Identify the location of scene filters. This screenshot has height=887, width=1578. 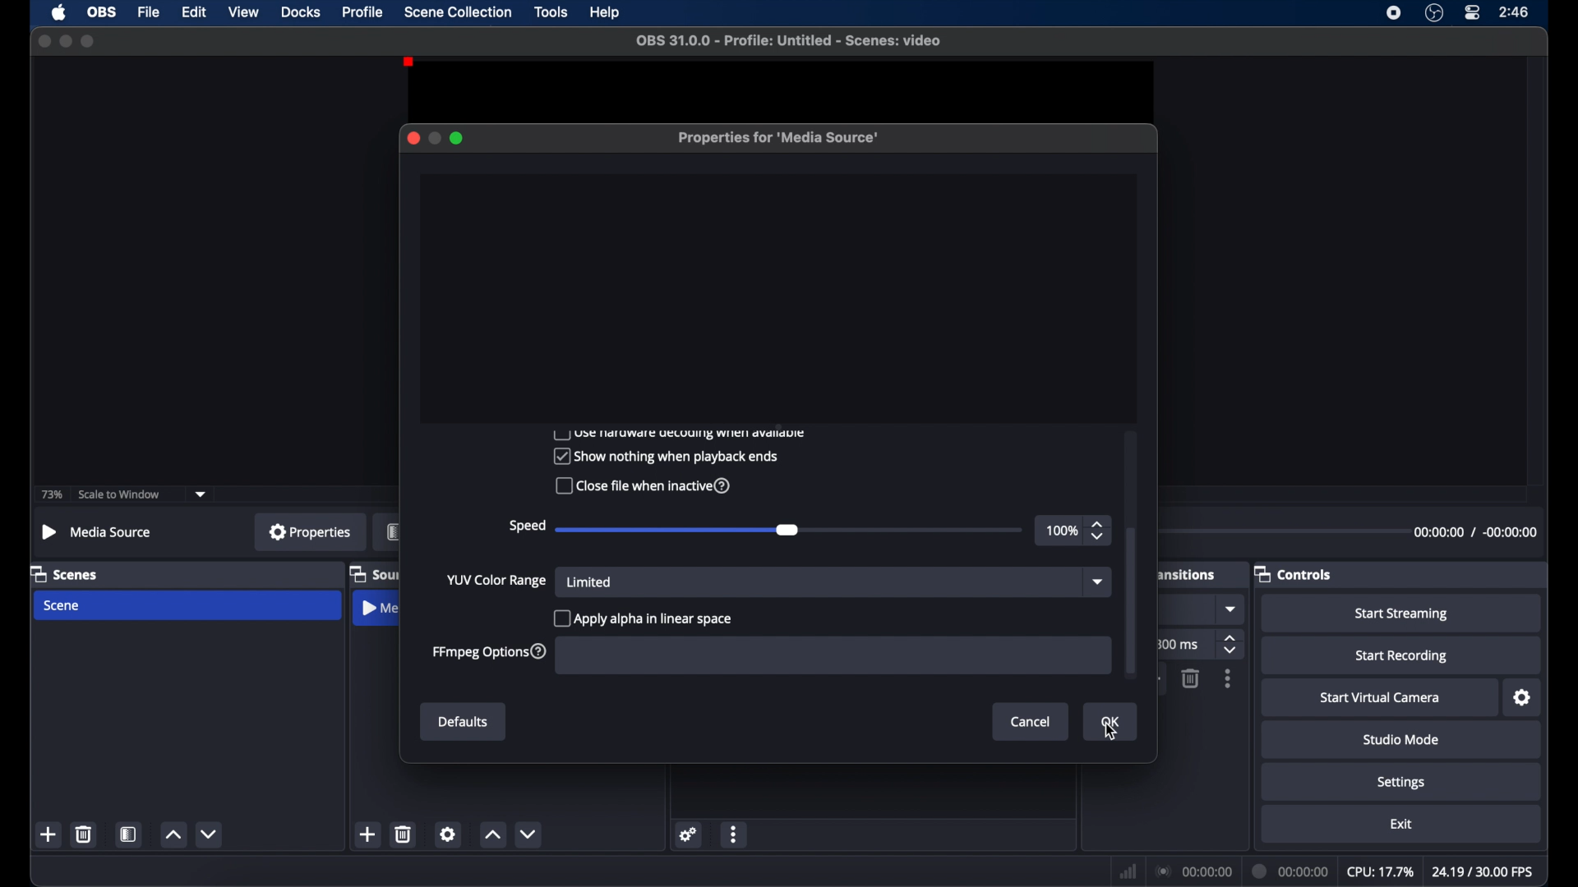
(129, 834).